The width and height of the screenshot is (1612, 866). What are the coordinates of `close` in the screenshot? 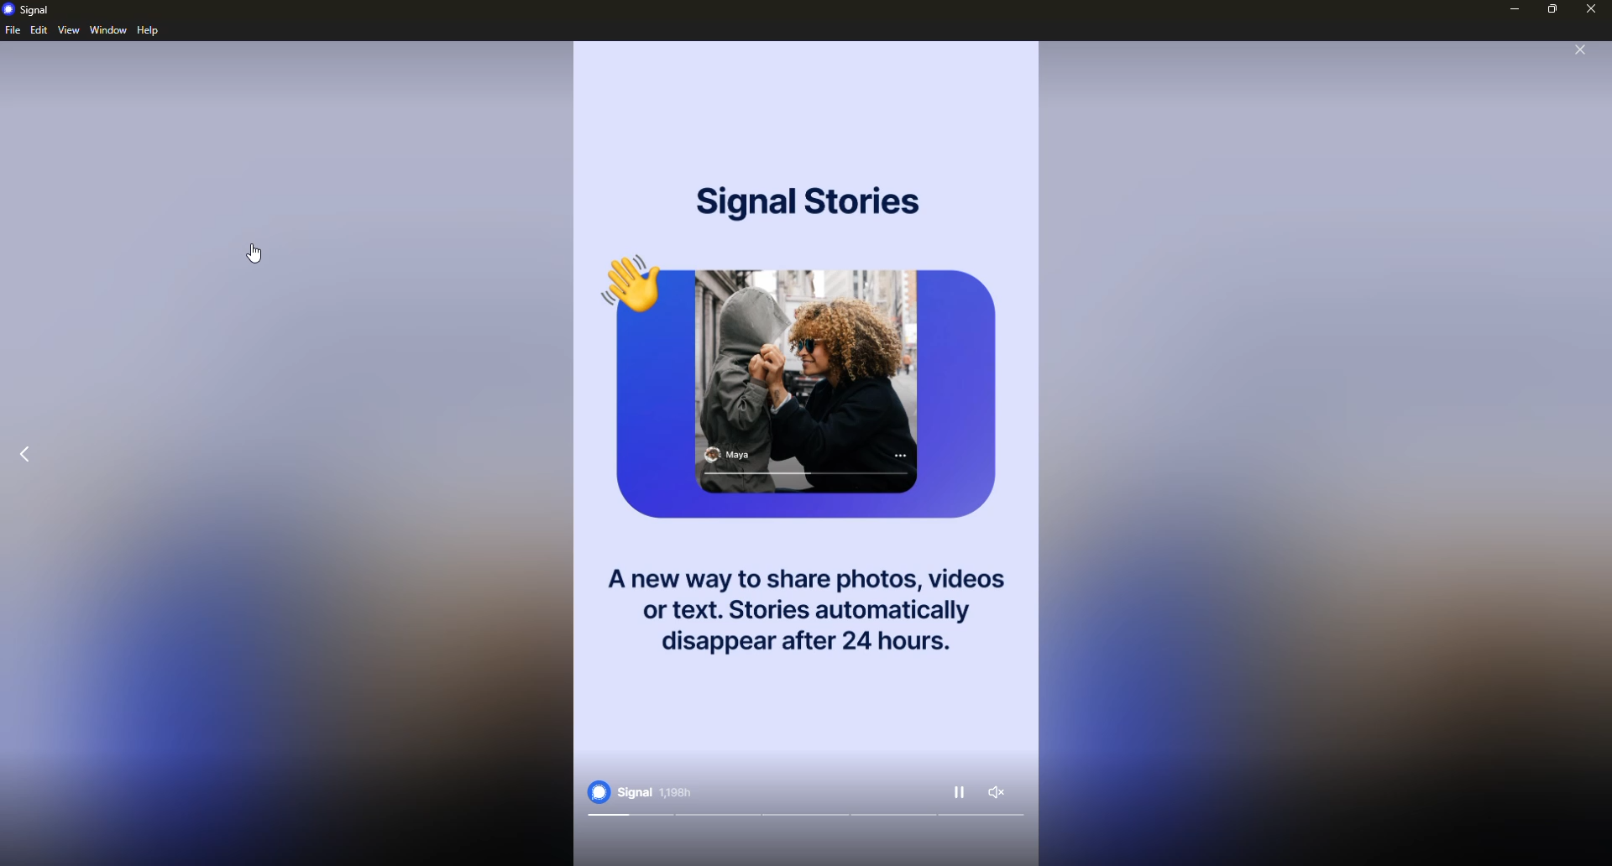 It's located at (1592, 10).